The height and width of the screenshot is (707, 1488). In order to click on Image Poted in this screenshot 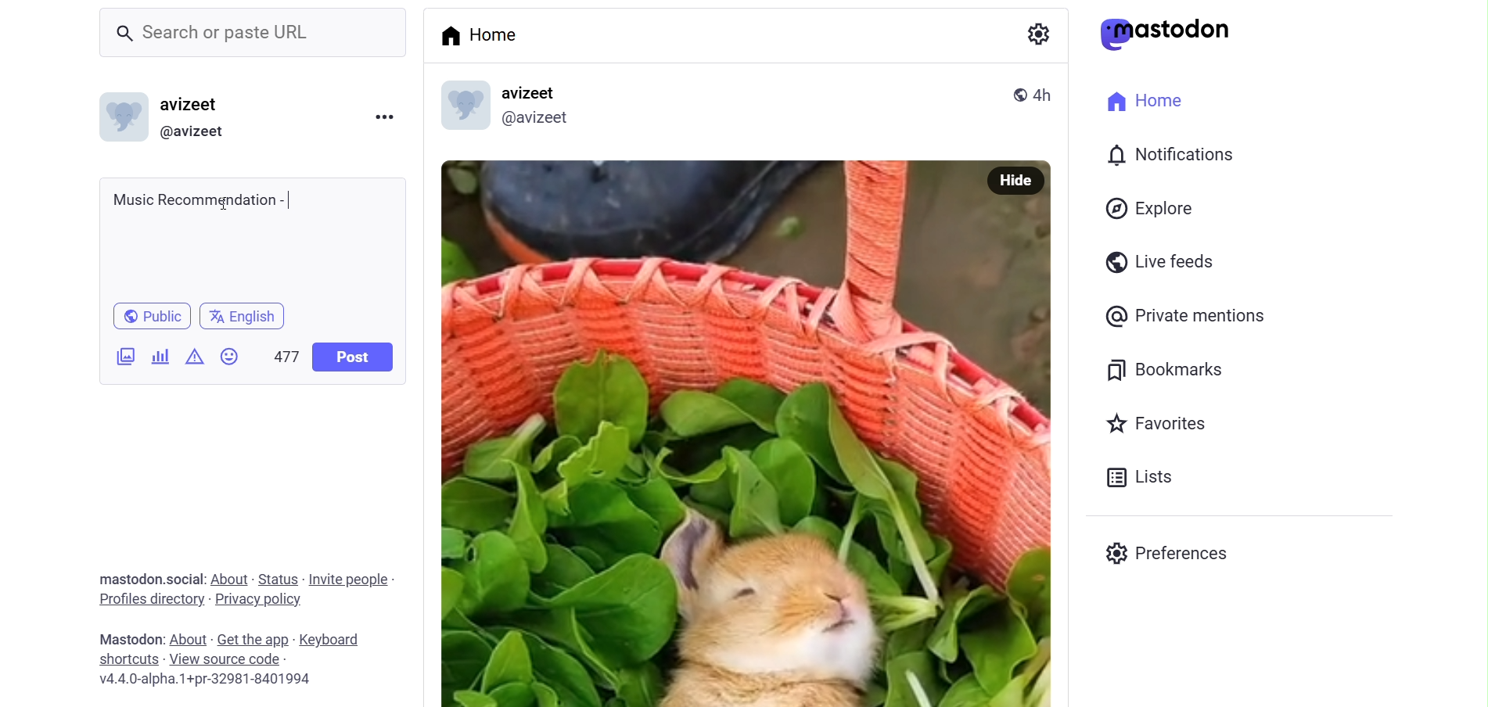, I will do `click(711, 434)`.